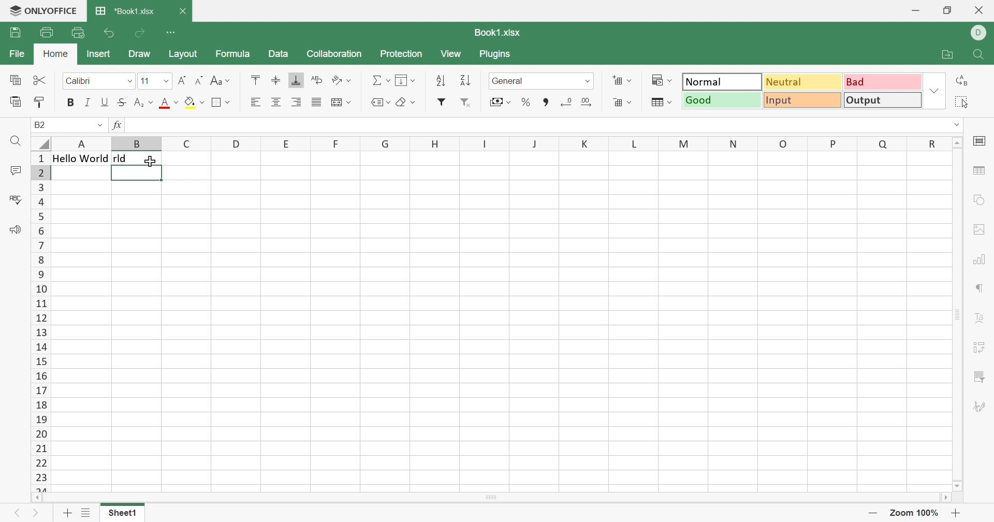 The image size is (994, 522). I want to click on =RIGHT(A1,3), so click(158, 124).